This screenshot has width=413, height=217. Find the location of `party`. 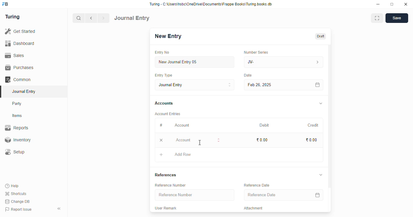

party is located at coordinates (18, 104).